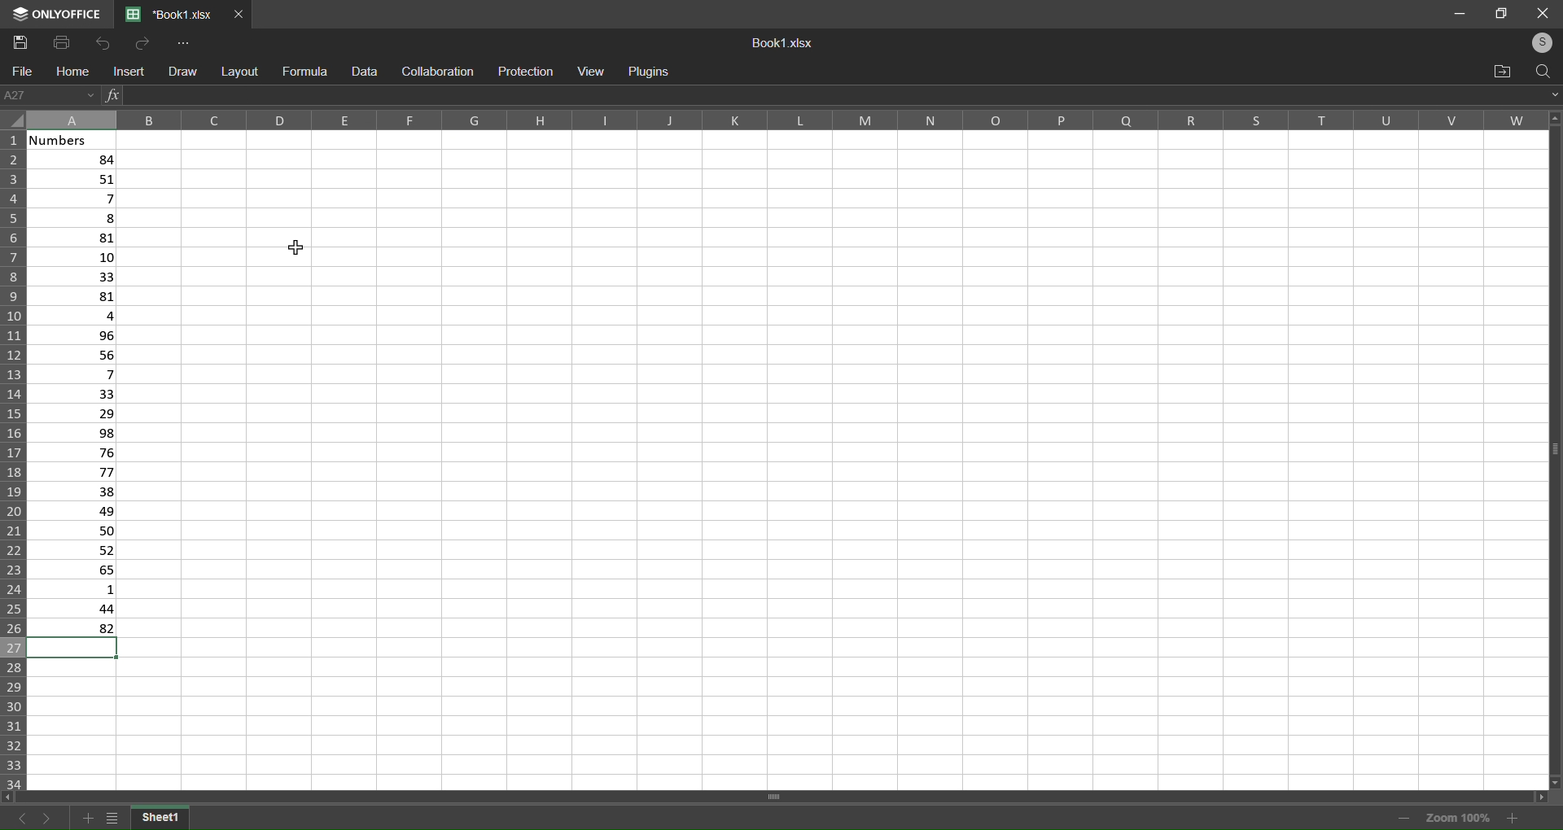 Image resolution: width=1563 pixels, height=830 pixels. Describe the element at coordinates (527, 72) in the screenshot. I see `protection` at that location.